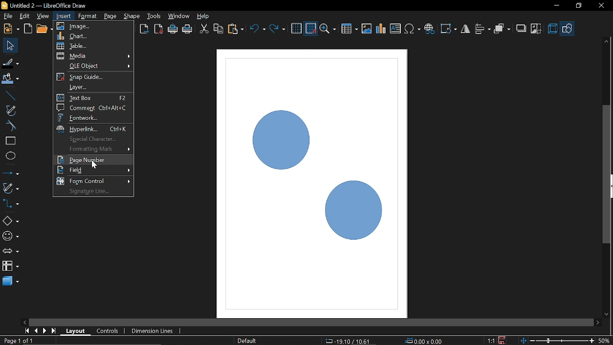 Image resolution: width=613 pixels, height=345 pixels. I want to click on Form control, so click(93, 181).